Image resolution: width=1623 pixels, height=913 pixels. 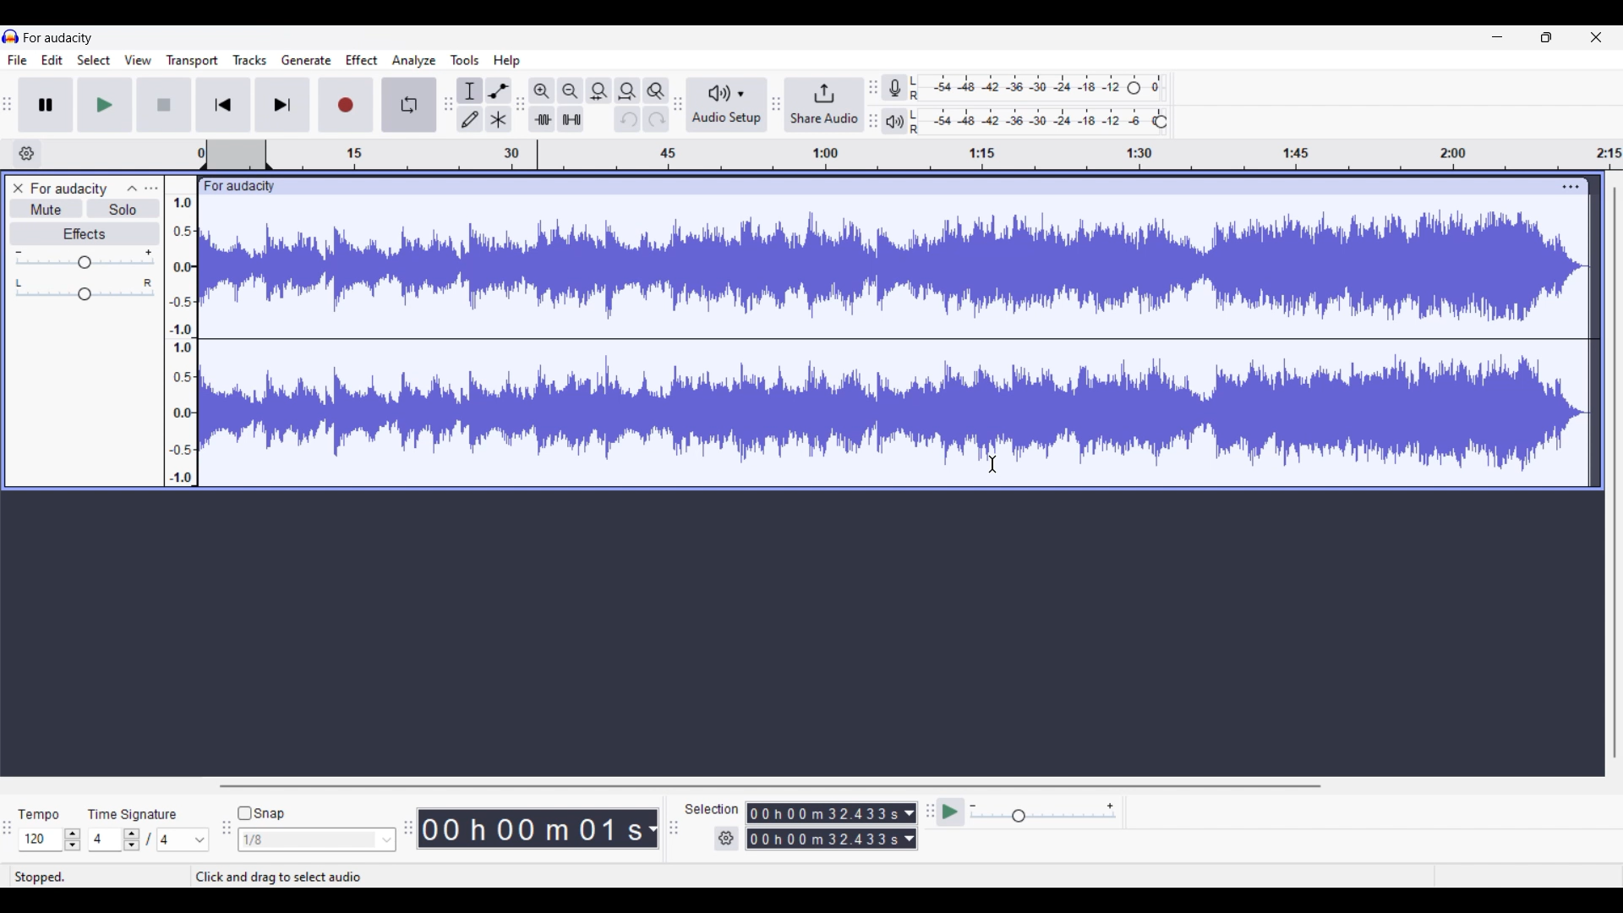 What do you see at coordinates (281, 877) in the screenshot?
I see `Instruction for cursor` at bounding box center [281, 877].